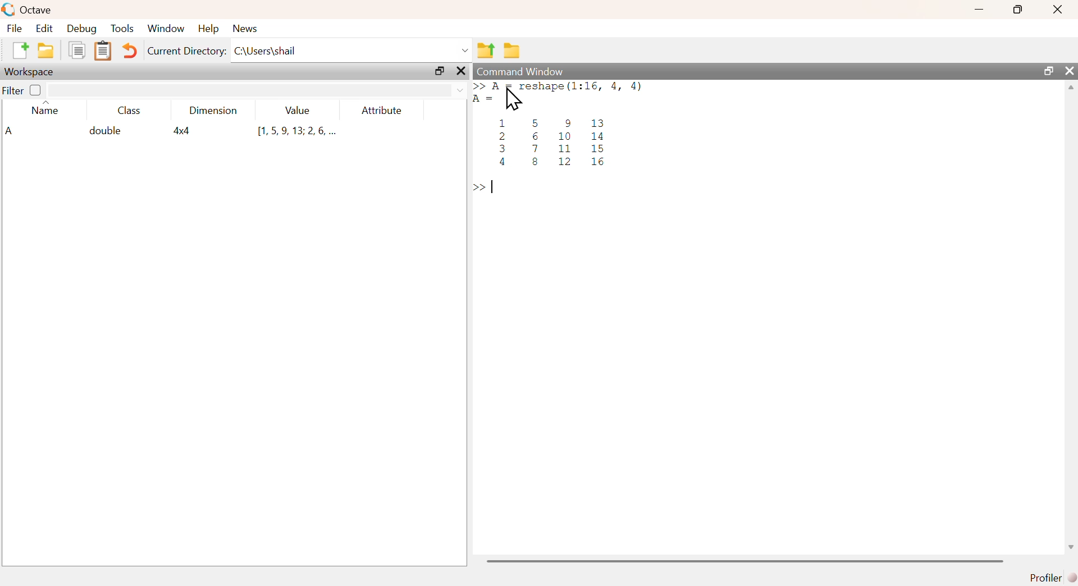 The width and height of the screenshot is (1078, 586). What do you see at coordinates (257, 90) in the screenshot?
I see `filter` at bounding box center [257, 90].